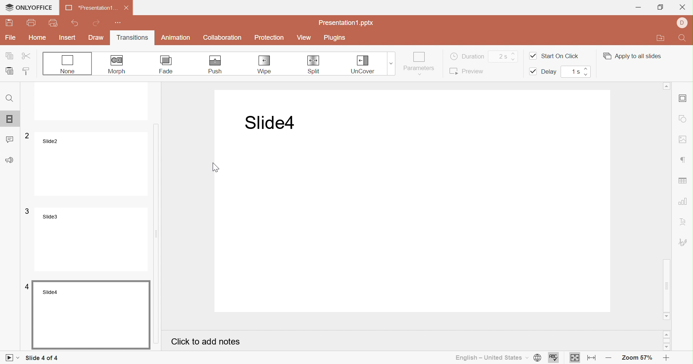 The image size is (693, 364). Describe the element at coordinates (574, 357) in the screenshot. I see `Fit to slide` at that location.